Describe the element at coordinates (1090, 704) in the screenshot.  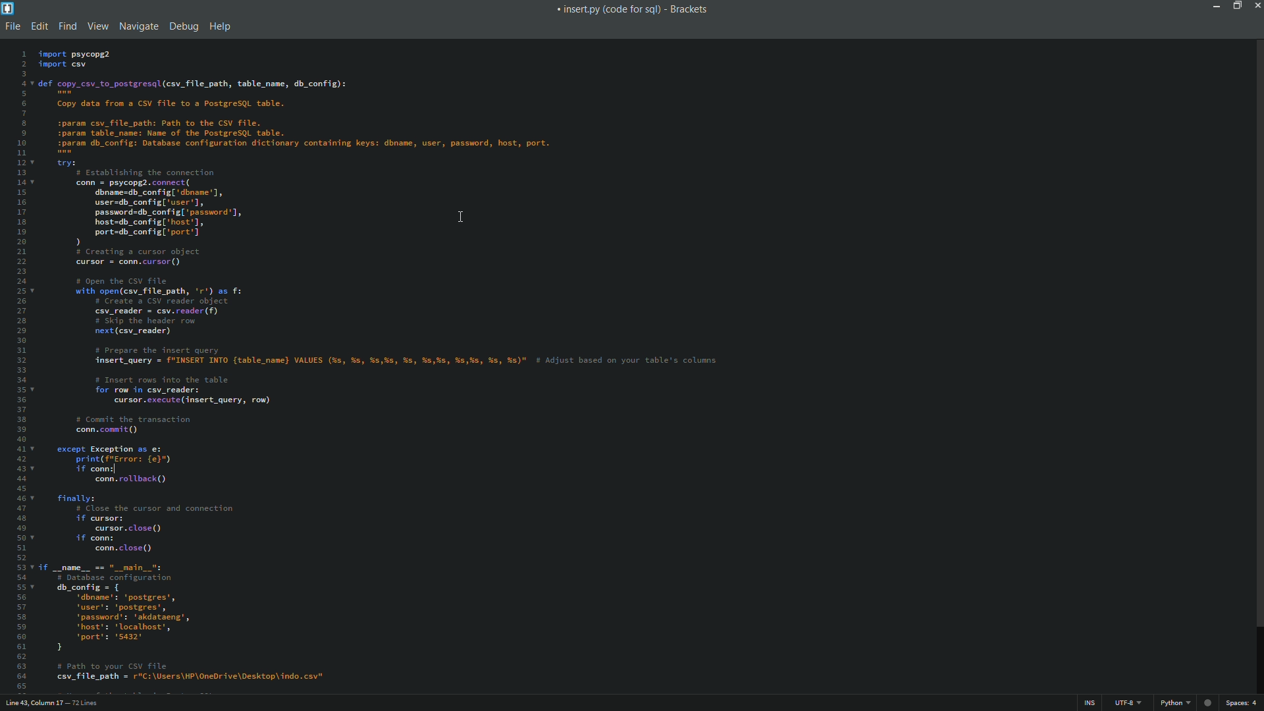
I see `ins` at that location.